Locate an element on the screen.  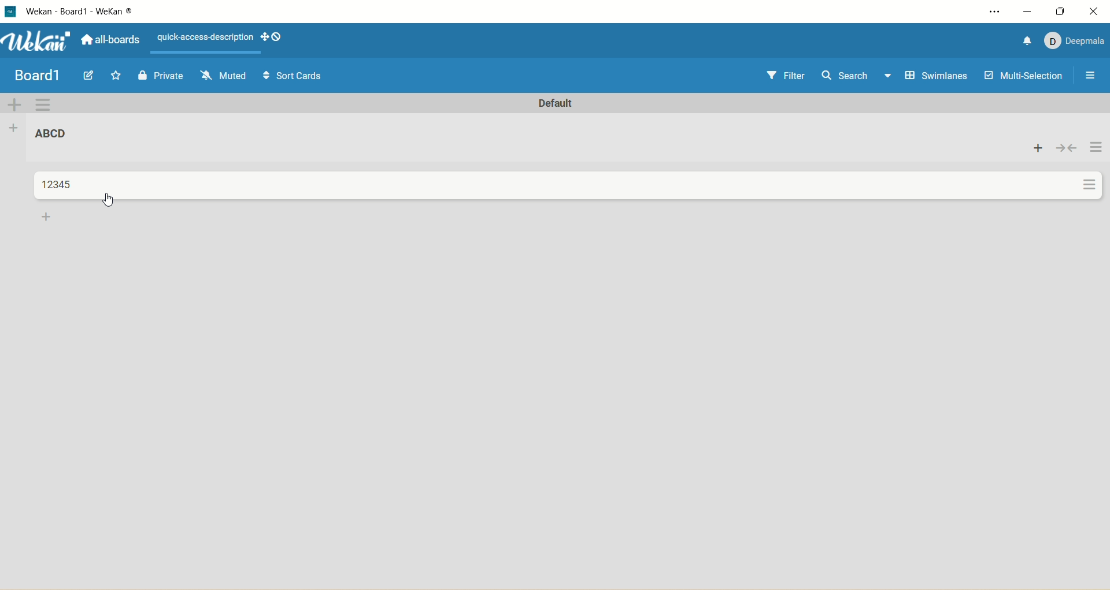
default is located at coordinates (554, 105).